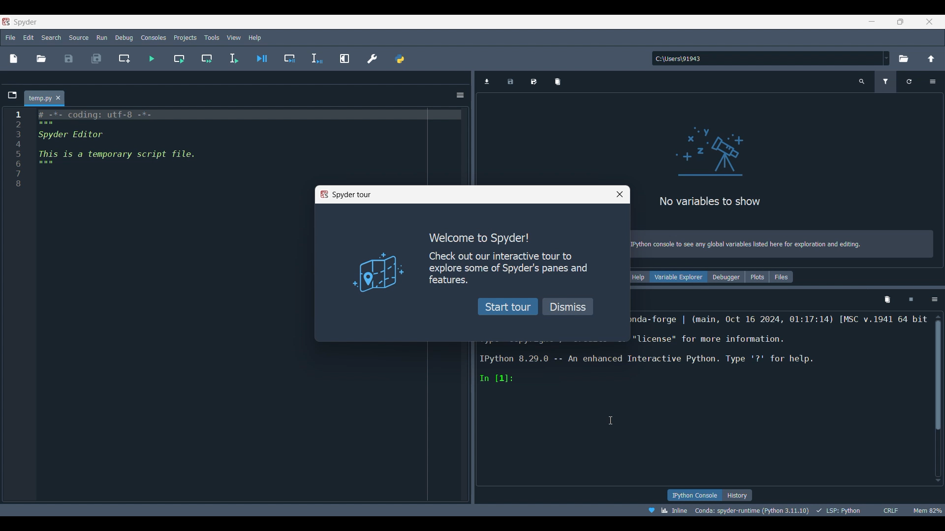 The width and height of the screenshot is (945, 531). I want to click on Welcome to Spyder!

Check out our interactive tour to
explore some of Spyder's panes and
features., so click(505, 257).